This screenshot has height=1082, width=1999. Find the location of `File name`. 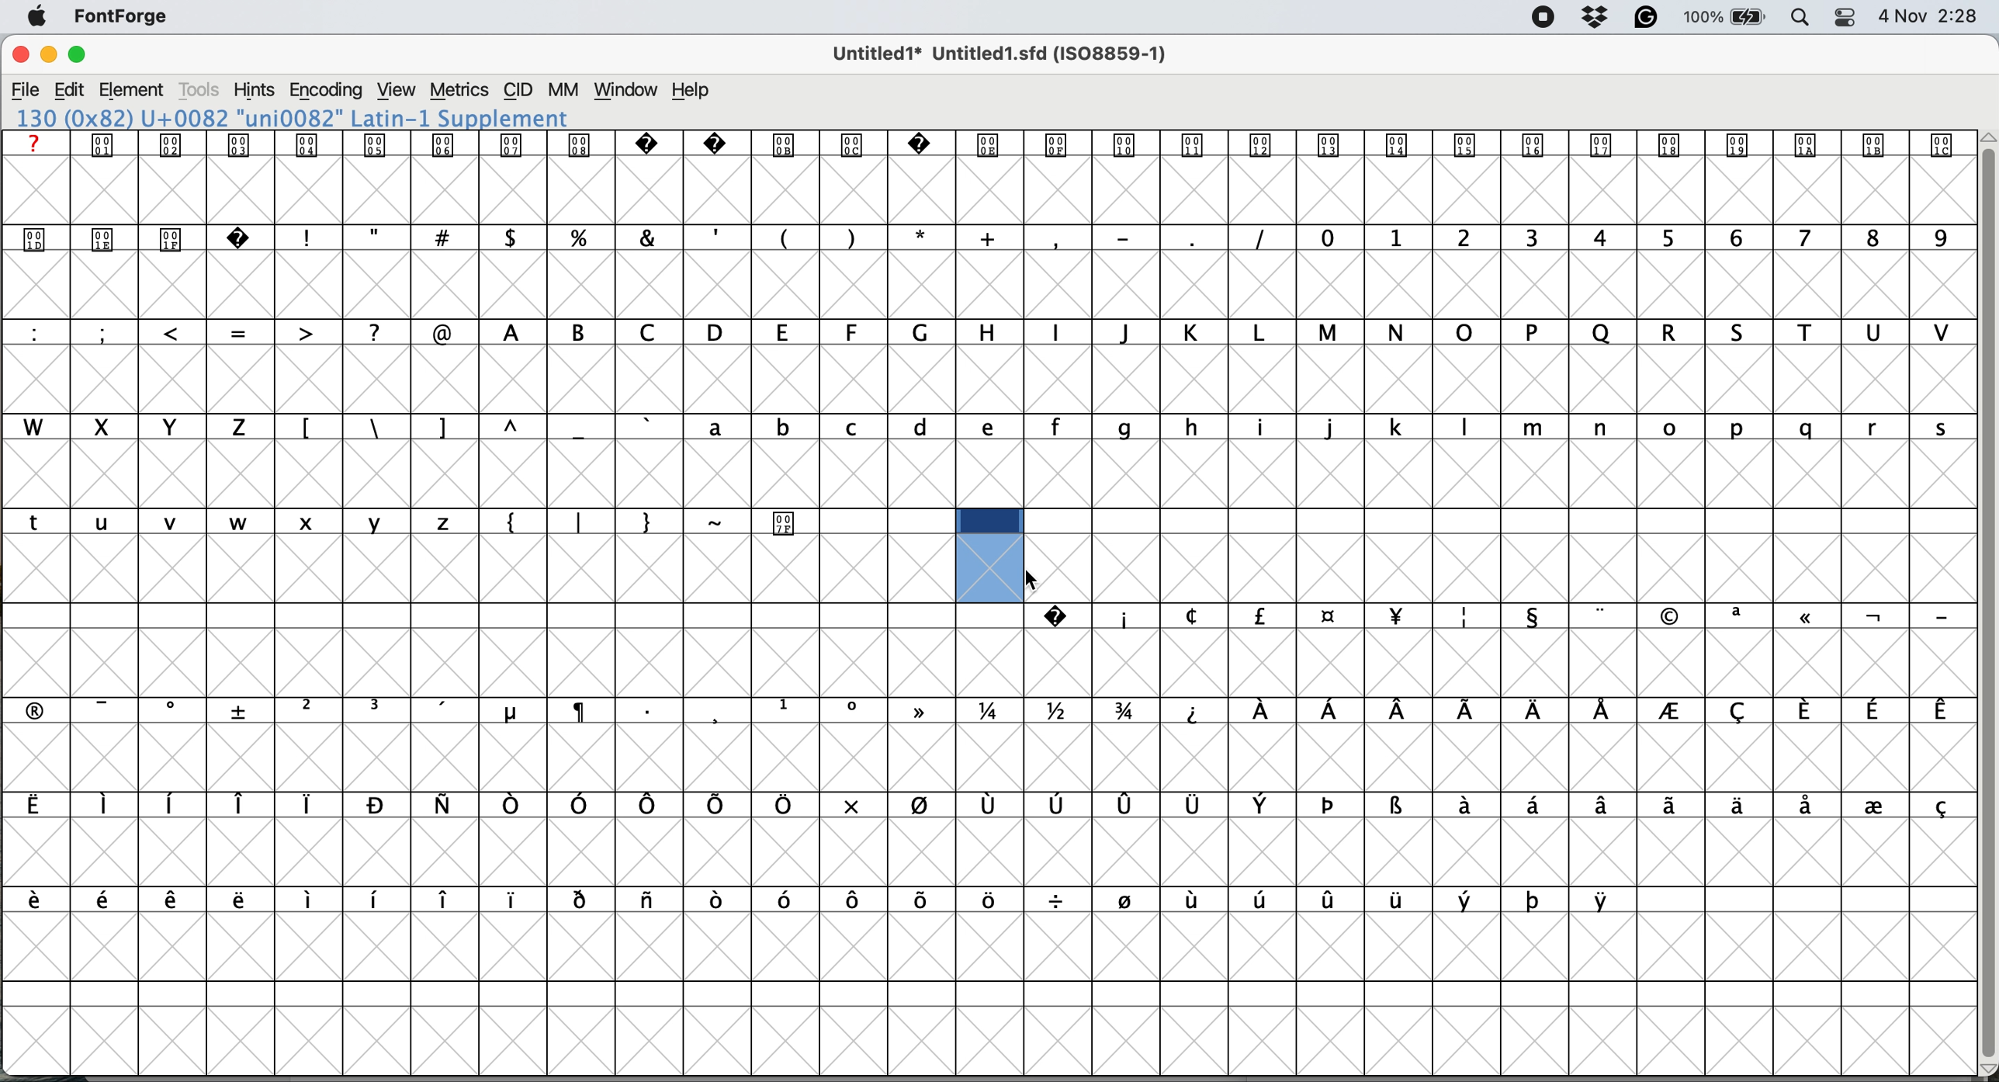

File name is located at coordinates (995, 54).